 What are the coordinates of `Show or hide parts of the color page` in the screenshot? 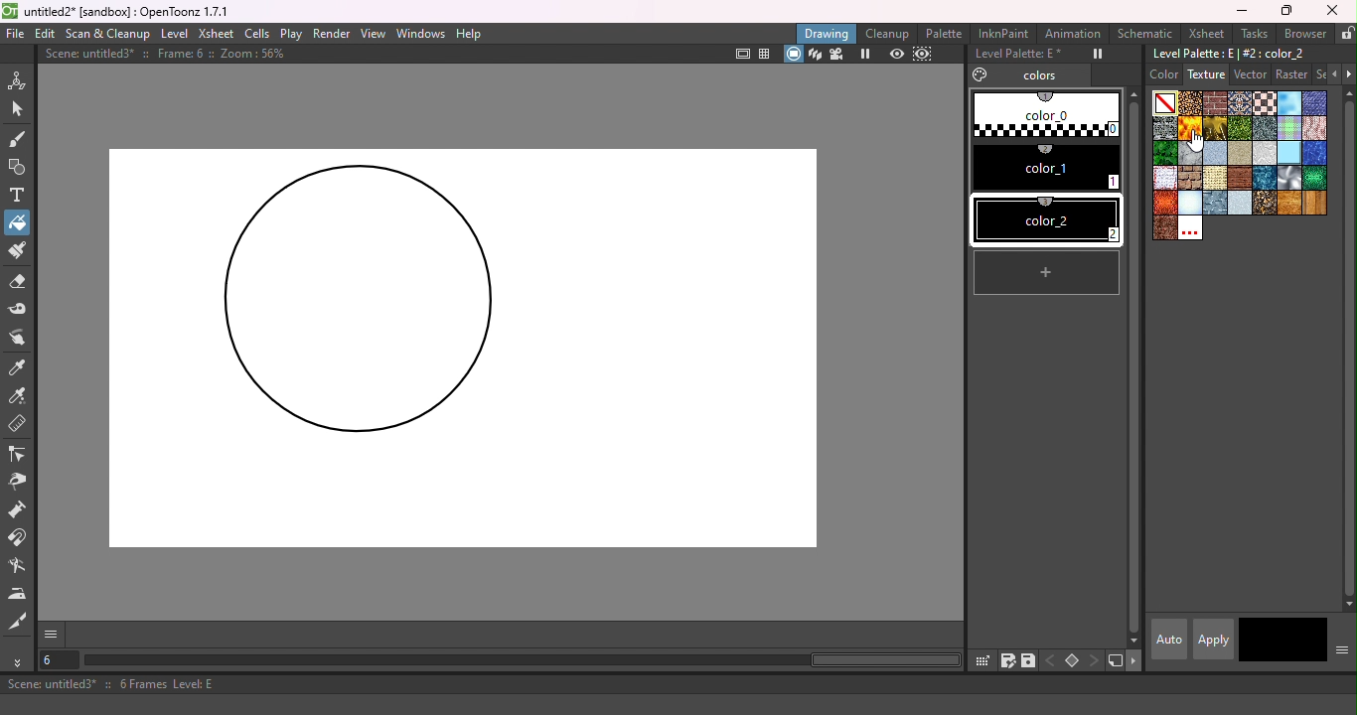 It's located at (1340, 653).